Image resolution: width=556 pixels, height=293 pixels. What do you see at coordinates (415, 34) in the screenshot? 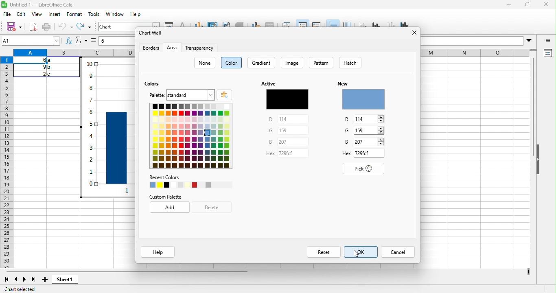
I see `close` at bounding box center [415, 34].